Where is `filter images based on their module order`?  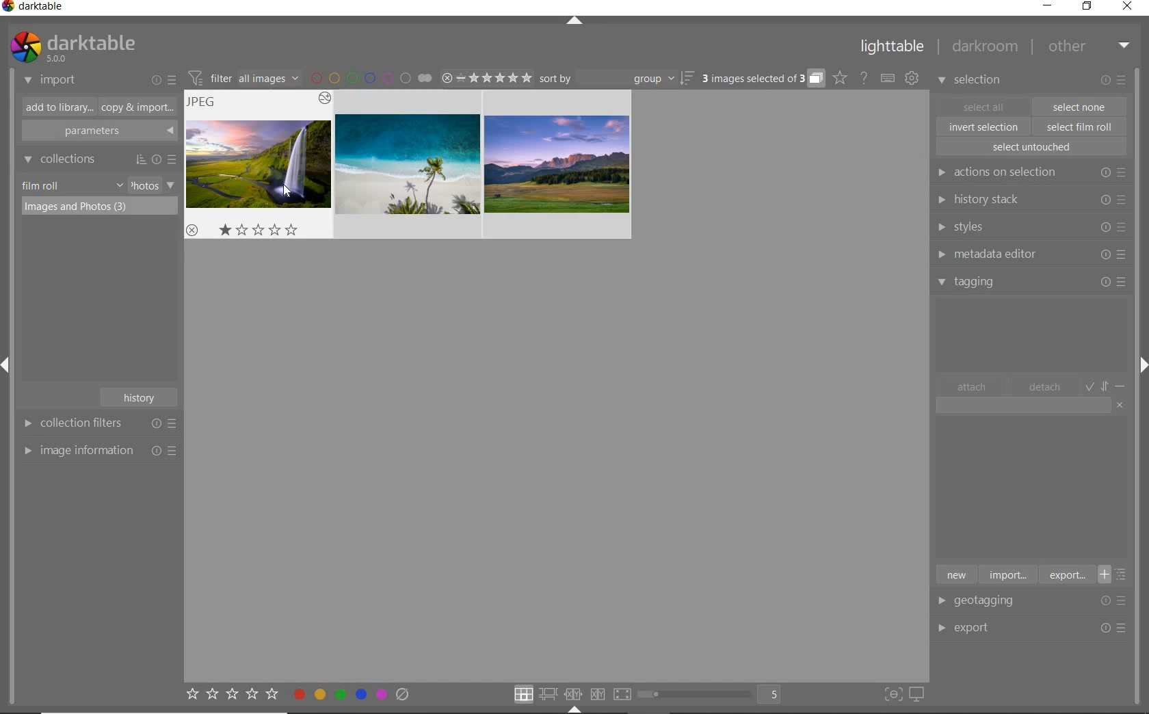 filter images based on their module order is located at coordinates (241, 77).